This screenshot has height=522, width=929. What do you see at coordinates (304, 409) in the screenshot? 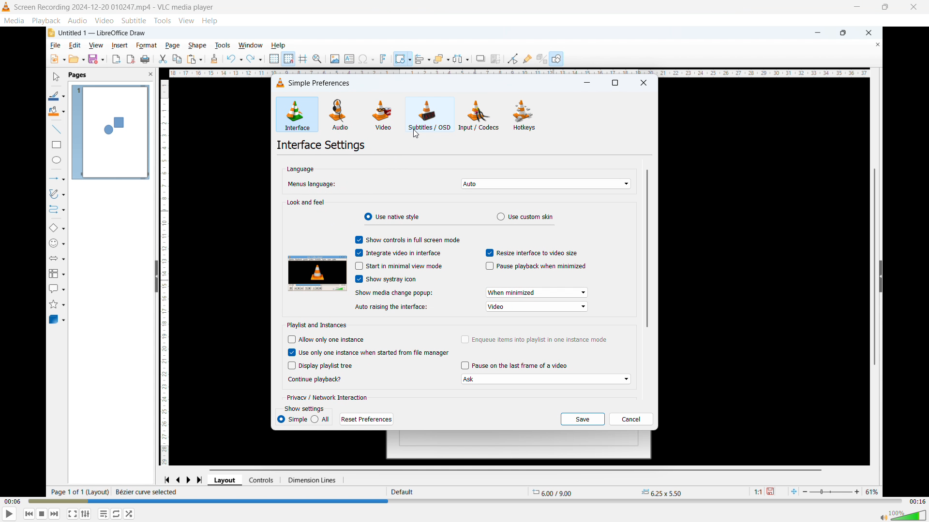
I see `Show settings` at bounding box center [304, 409].